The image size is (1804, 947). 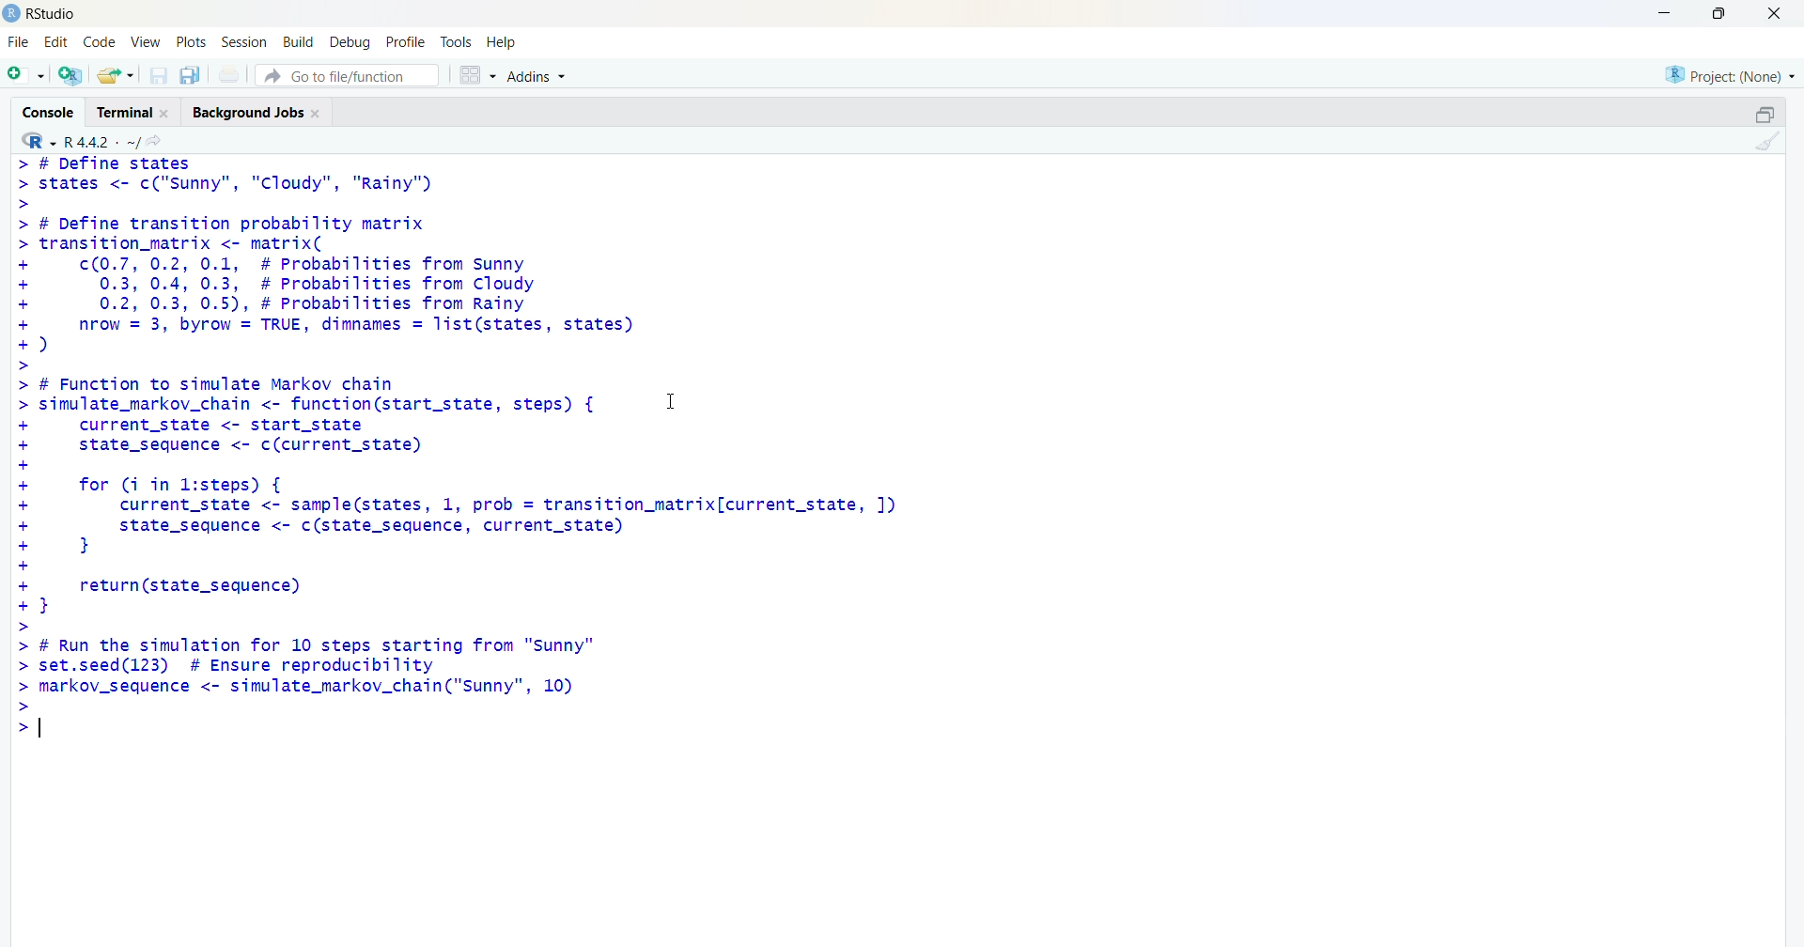 What do you see at coordinates (16, 41) in the screenshot?
I see `file` at bounding box center [16, 41].